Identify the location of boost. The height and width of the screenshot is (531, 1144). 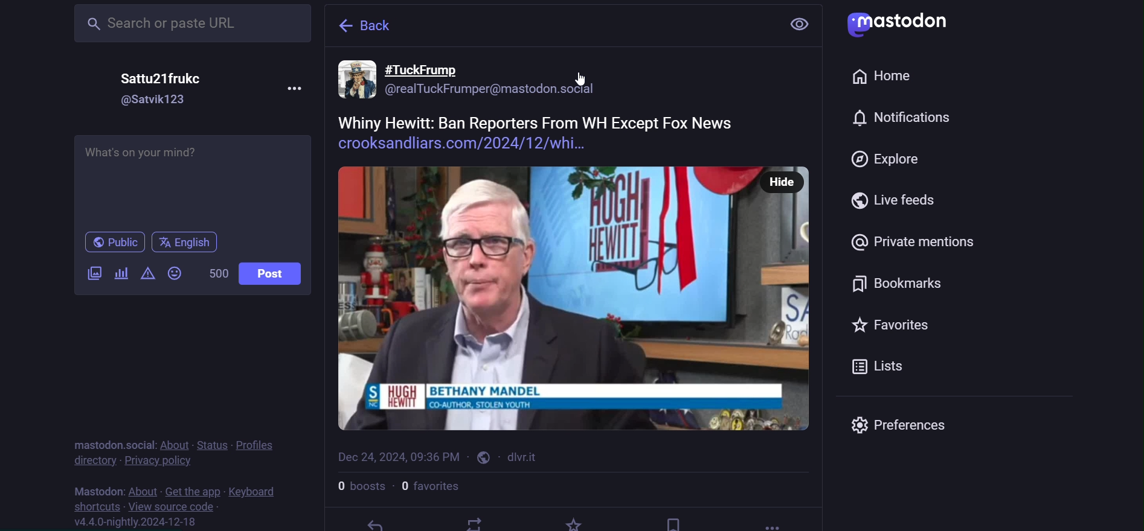
(475, 523).